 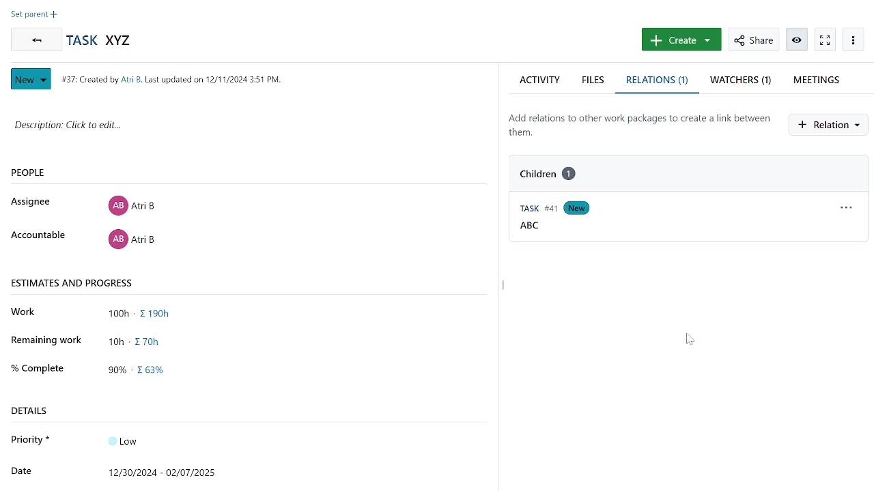 What do you see at coordinates (37, 367) in the screenshot?
I see `complete` at bounding box center [37, 367].